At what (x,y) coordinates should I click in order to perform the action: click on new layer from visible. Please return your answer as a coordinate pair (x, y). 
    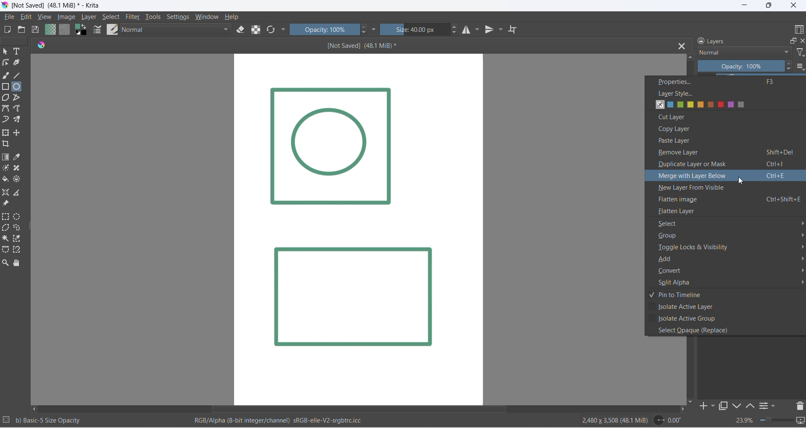
    Looking at the image, I should click on (719, 186).